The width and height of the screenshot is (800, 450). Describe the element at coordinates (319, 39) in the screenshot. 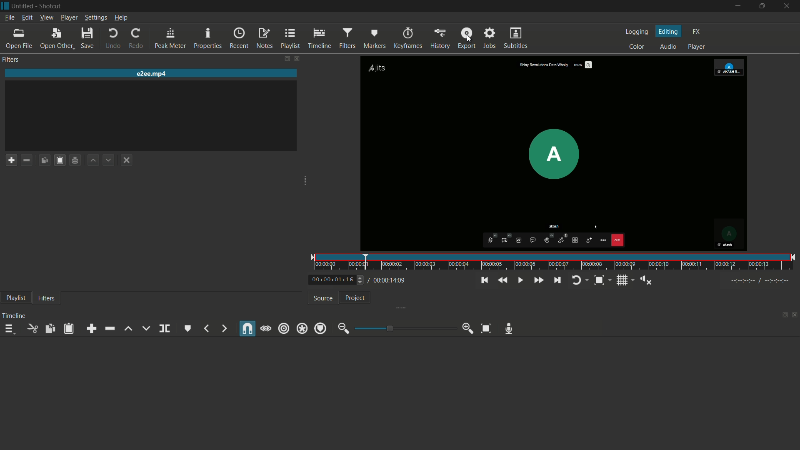

I see `timeline` at that location.